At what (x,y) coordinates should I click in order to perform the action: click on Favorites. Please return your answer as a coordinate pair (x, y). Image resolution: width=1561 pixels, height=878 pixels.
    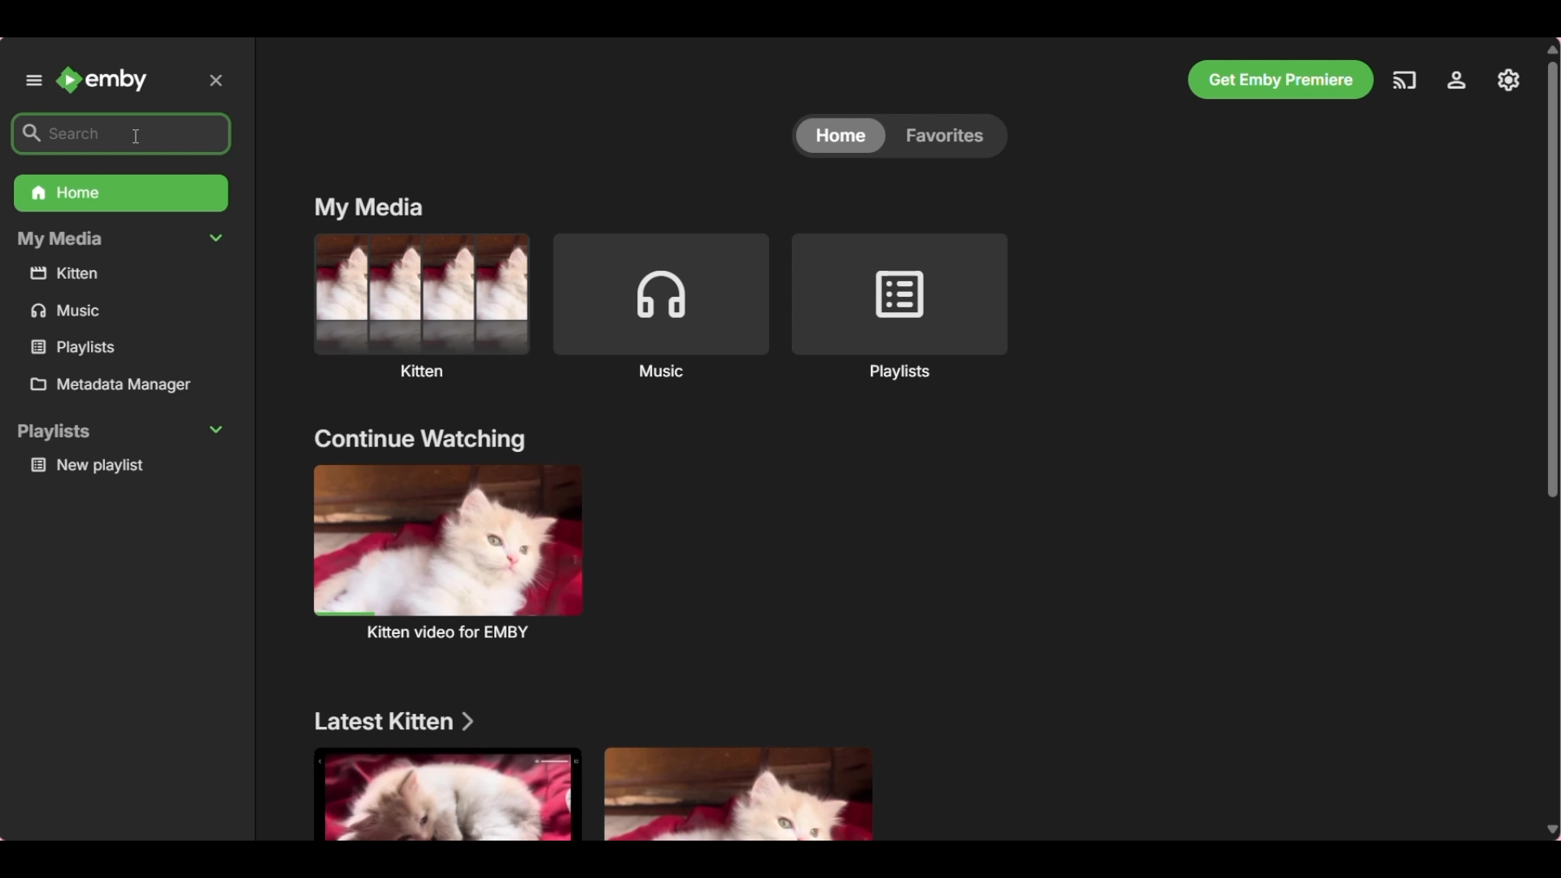
    Looking at the image, I should click on (948, 138).